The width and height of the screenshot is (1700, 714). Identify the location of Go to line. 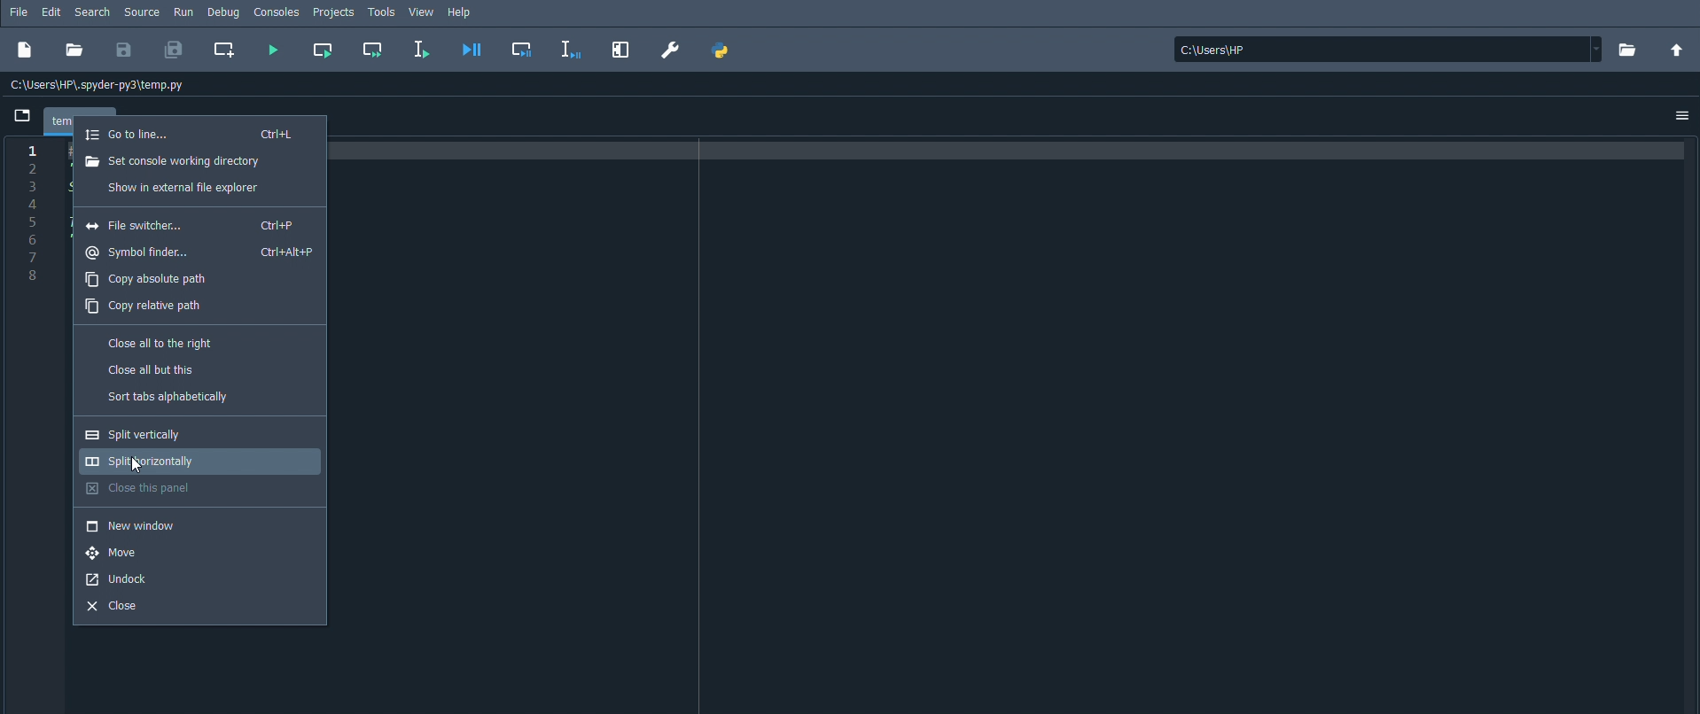
(193, 134).